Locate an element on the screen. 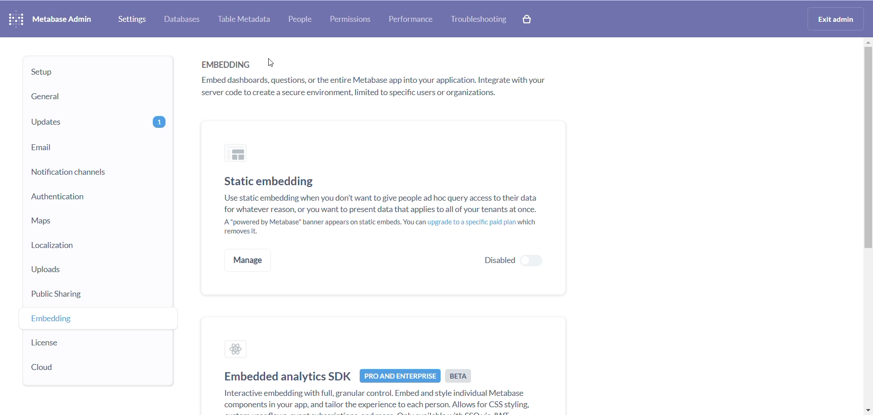  cursor is located at coordinates (271, 62).